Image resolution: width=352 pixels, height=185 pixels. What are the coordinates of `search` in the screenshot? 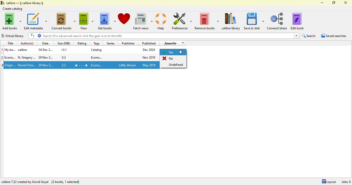 It's located at (309, 36).